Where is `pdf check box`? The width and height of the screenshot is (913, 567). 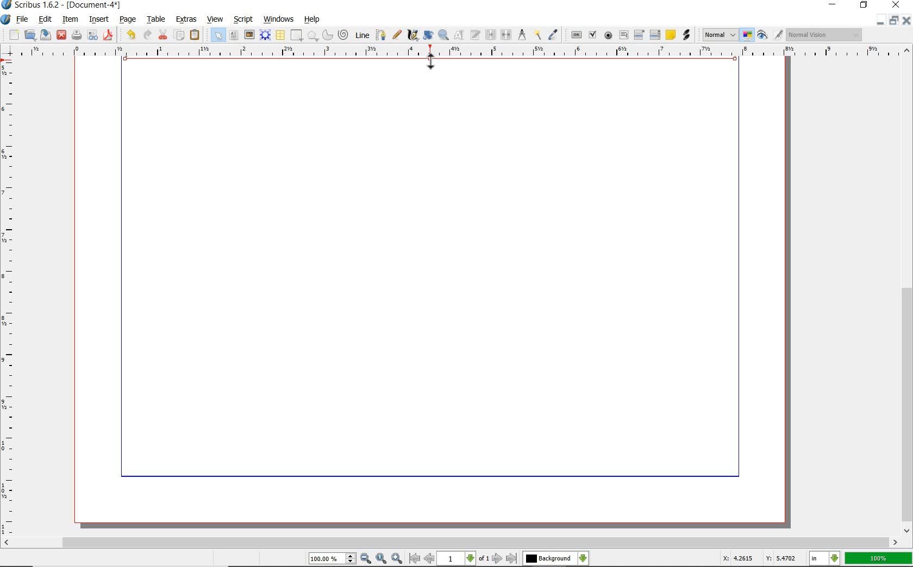
pdf check box is located at coordinates (592, 34).